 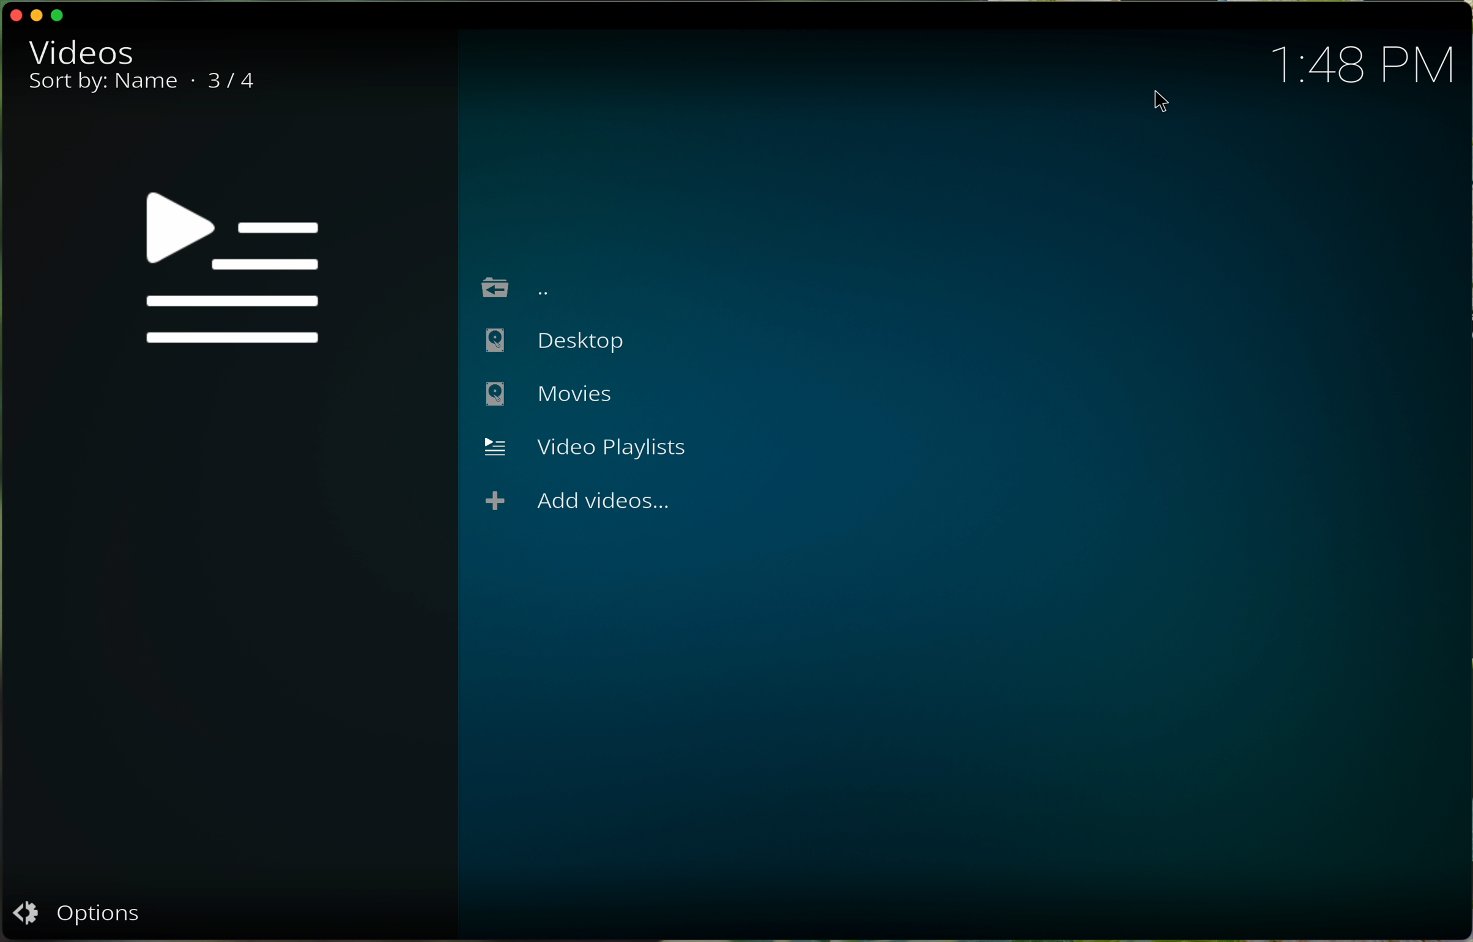 What do you see at coordinates (534, 289) in the screenshot?
I see `go back` at bounding box center [534, 289].